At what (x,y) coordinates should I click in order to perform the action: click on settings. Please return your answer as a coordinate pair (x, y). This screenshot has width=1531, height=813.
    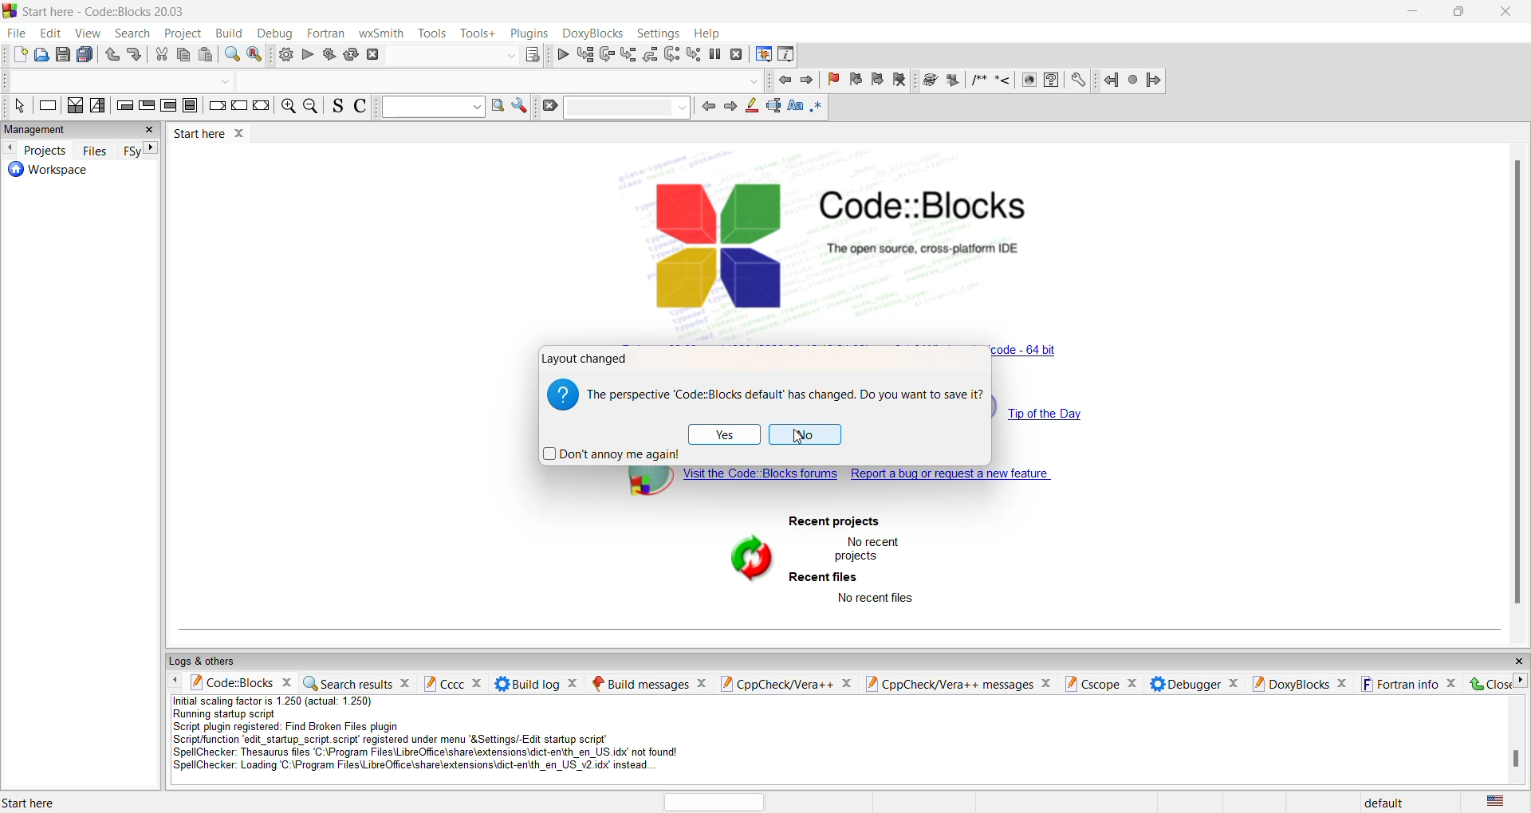
    Looking at the image, I should click on (656, 33).